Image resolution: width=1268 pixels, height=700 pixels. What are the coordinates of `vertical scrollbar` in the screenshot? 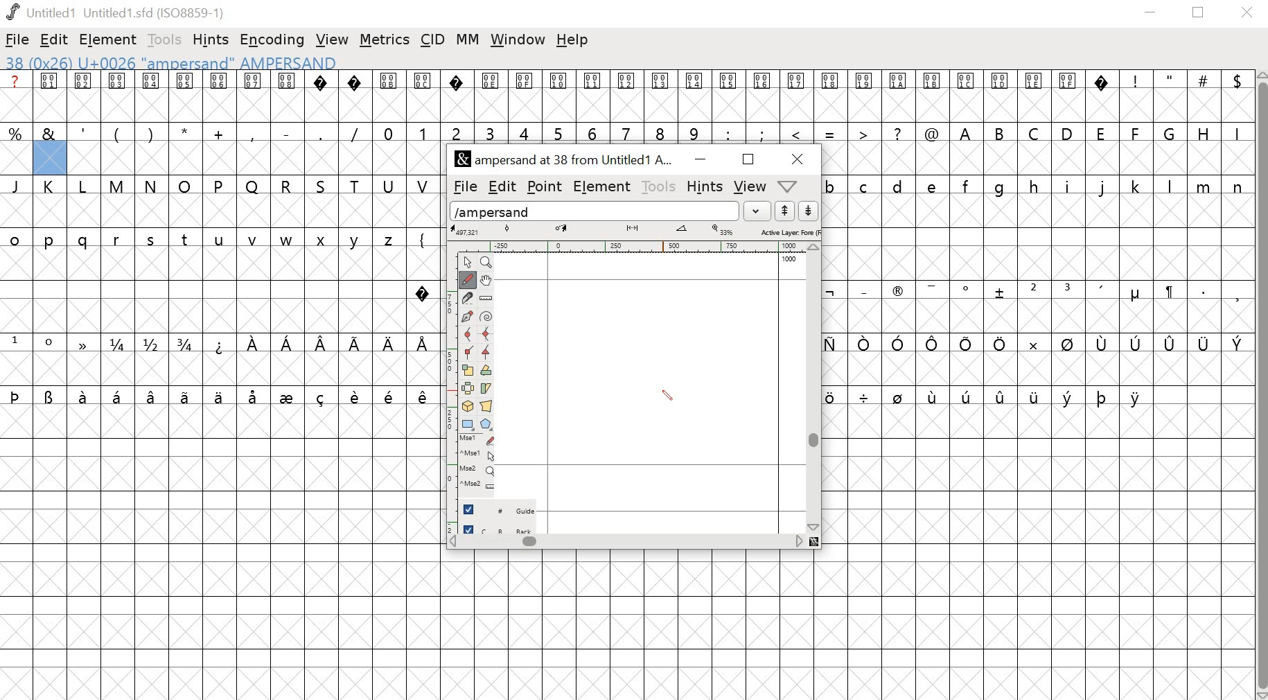 It's located at (1260, 385).